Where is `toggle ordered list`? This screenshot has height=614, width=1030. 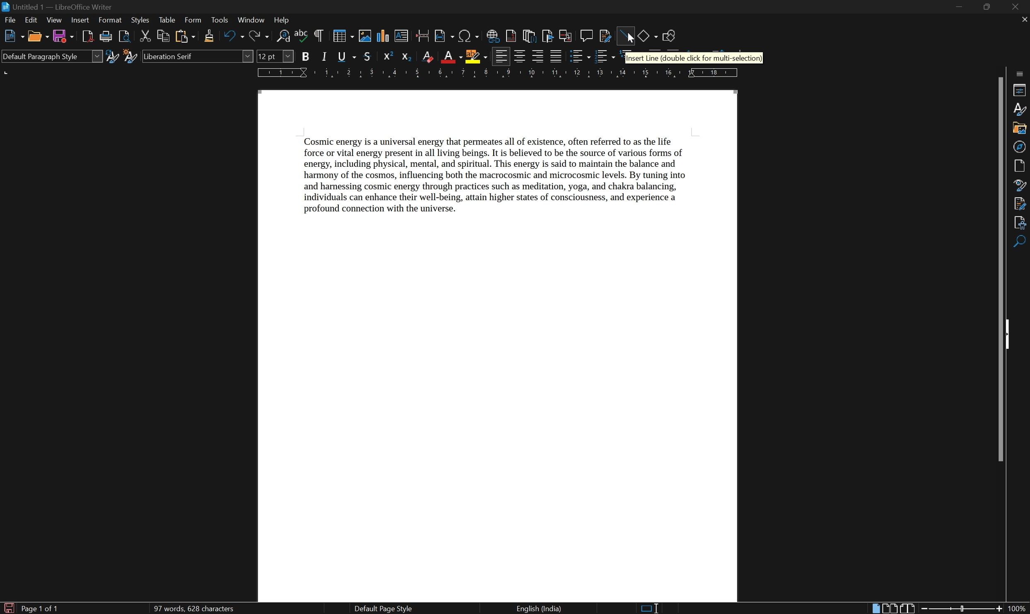 toggle ordered list is located at coordinates (606, 56).